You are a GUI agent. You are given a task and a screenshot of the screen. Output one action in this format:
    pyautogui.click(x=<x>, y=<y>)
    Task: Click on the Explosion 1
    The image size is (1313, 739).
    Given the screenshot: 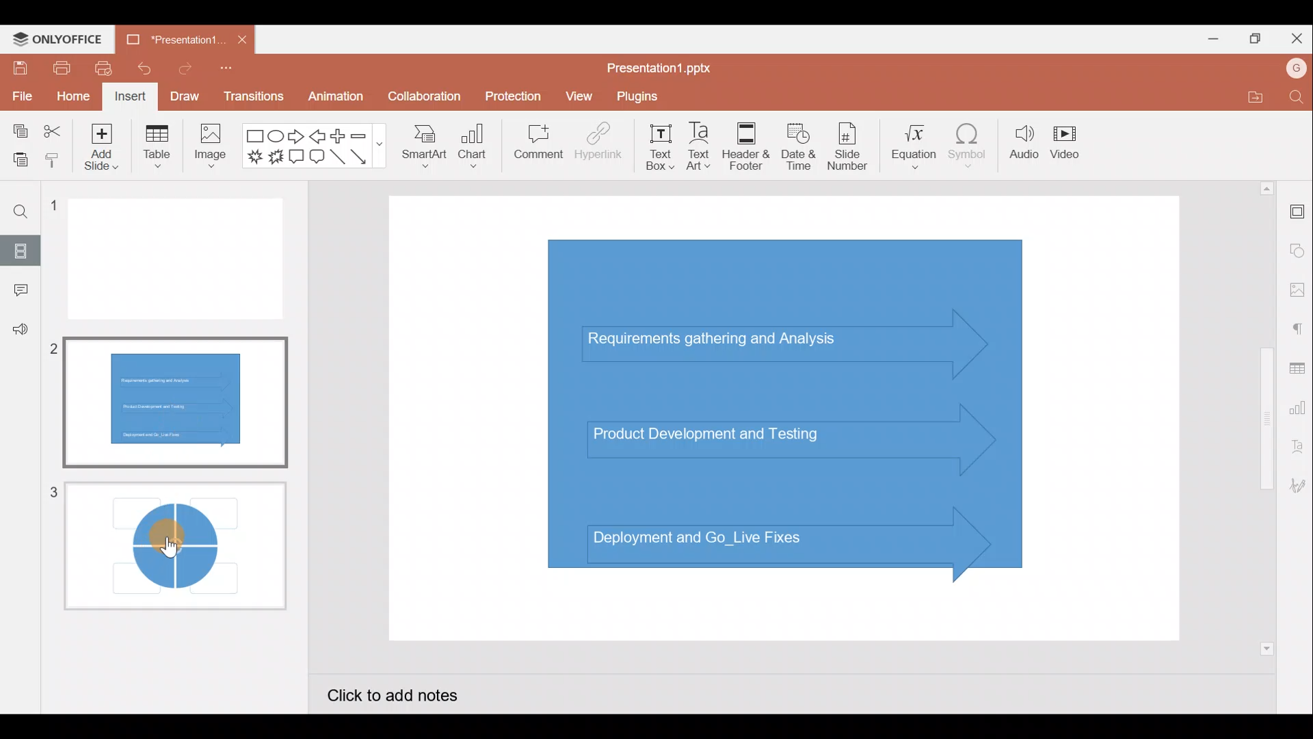 What is the action you would take?
    pyautogui.click(x=254, y=155)
    